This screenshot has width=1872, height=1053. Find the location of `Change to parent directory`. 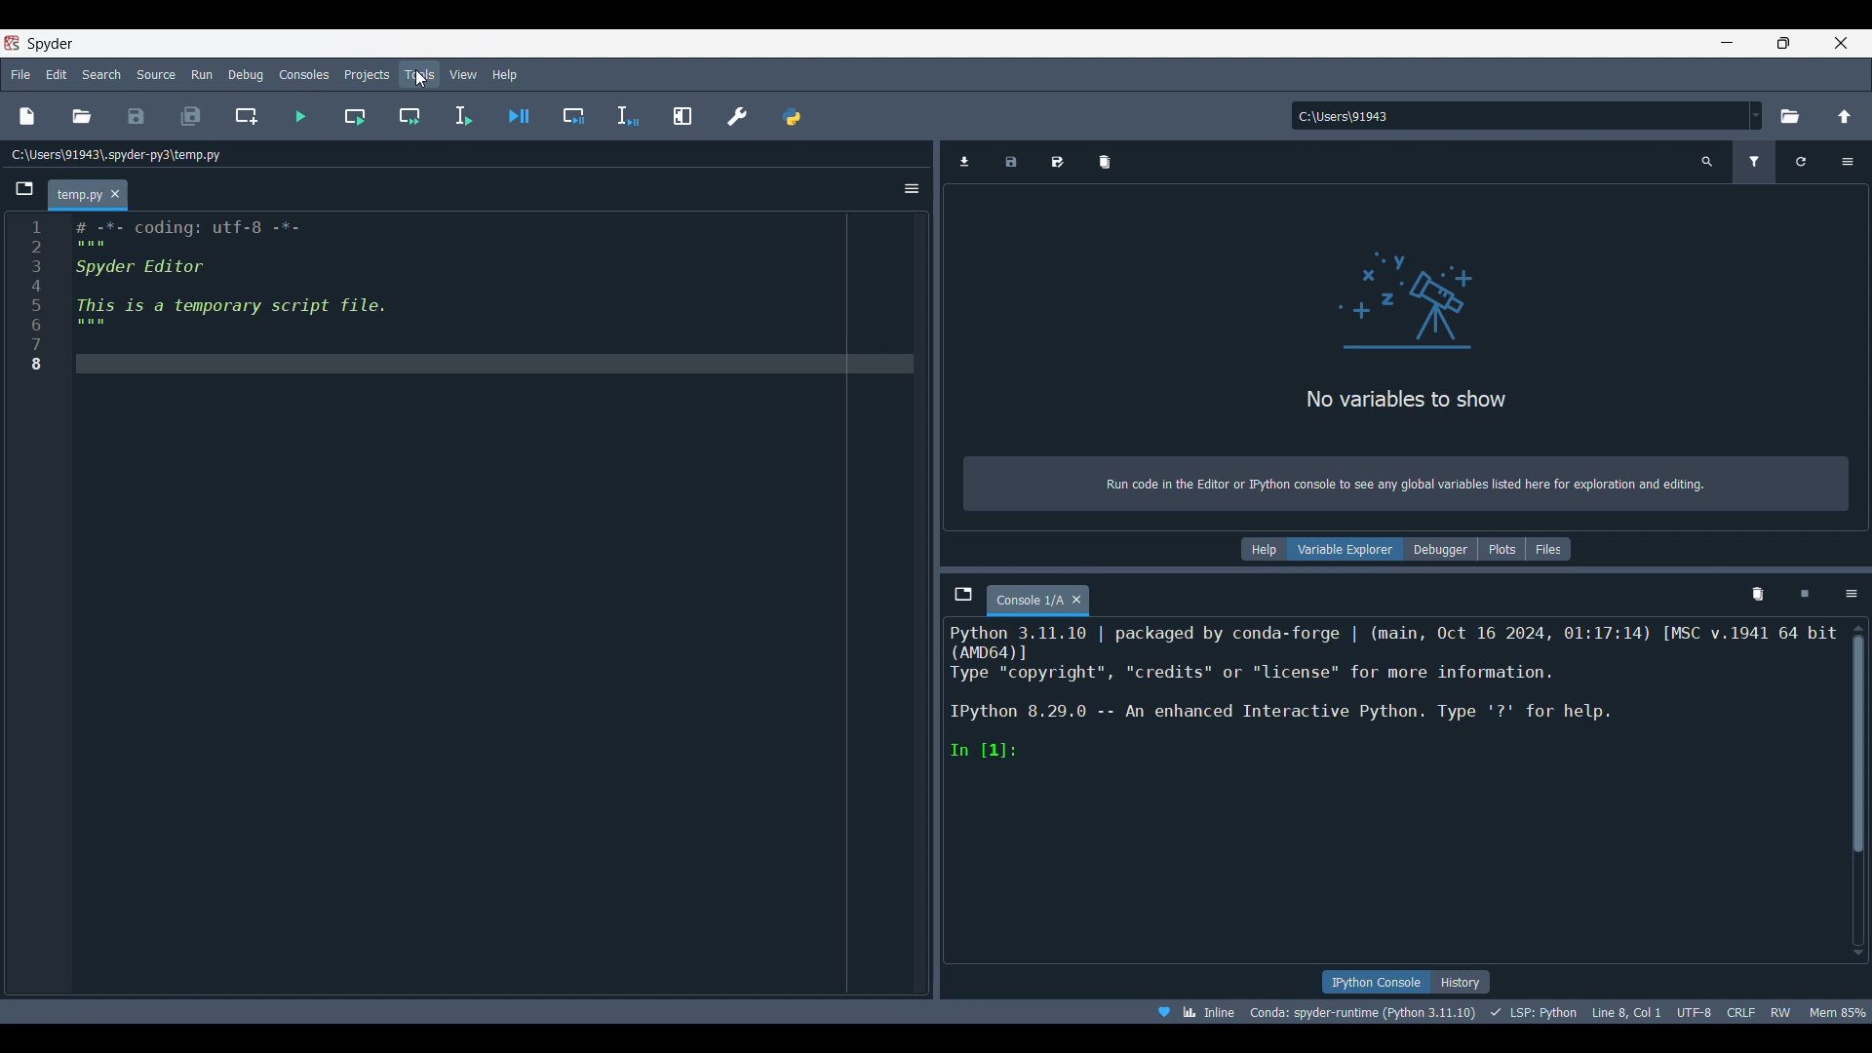

Change to parent directory is located at coordinates (1845, 117).